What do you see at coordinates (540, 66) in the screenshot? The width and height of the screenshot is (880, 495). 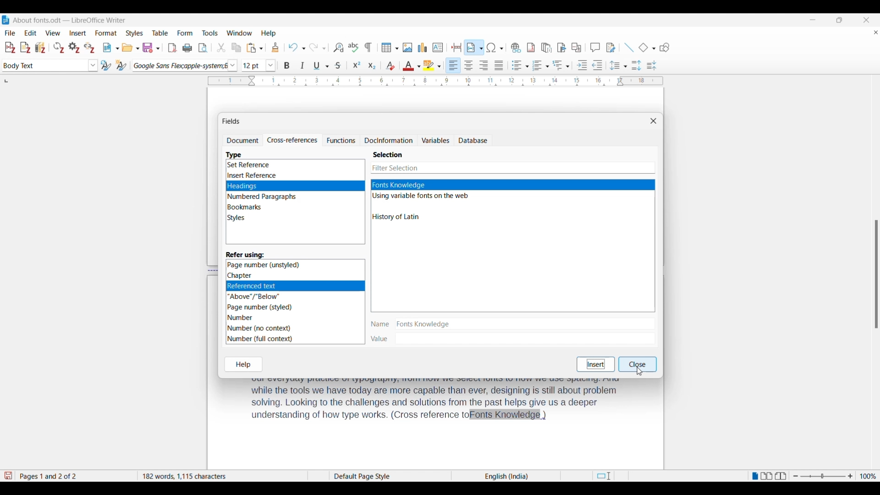 I see `Toggle ordered list` at bounding box center [540, 66].